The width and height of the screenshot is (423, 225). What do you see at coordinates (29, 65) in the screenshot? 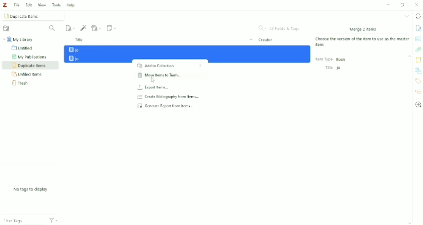
I see `Duplicate Items` at bounding box center [29, 65].